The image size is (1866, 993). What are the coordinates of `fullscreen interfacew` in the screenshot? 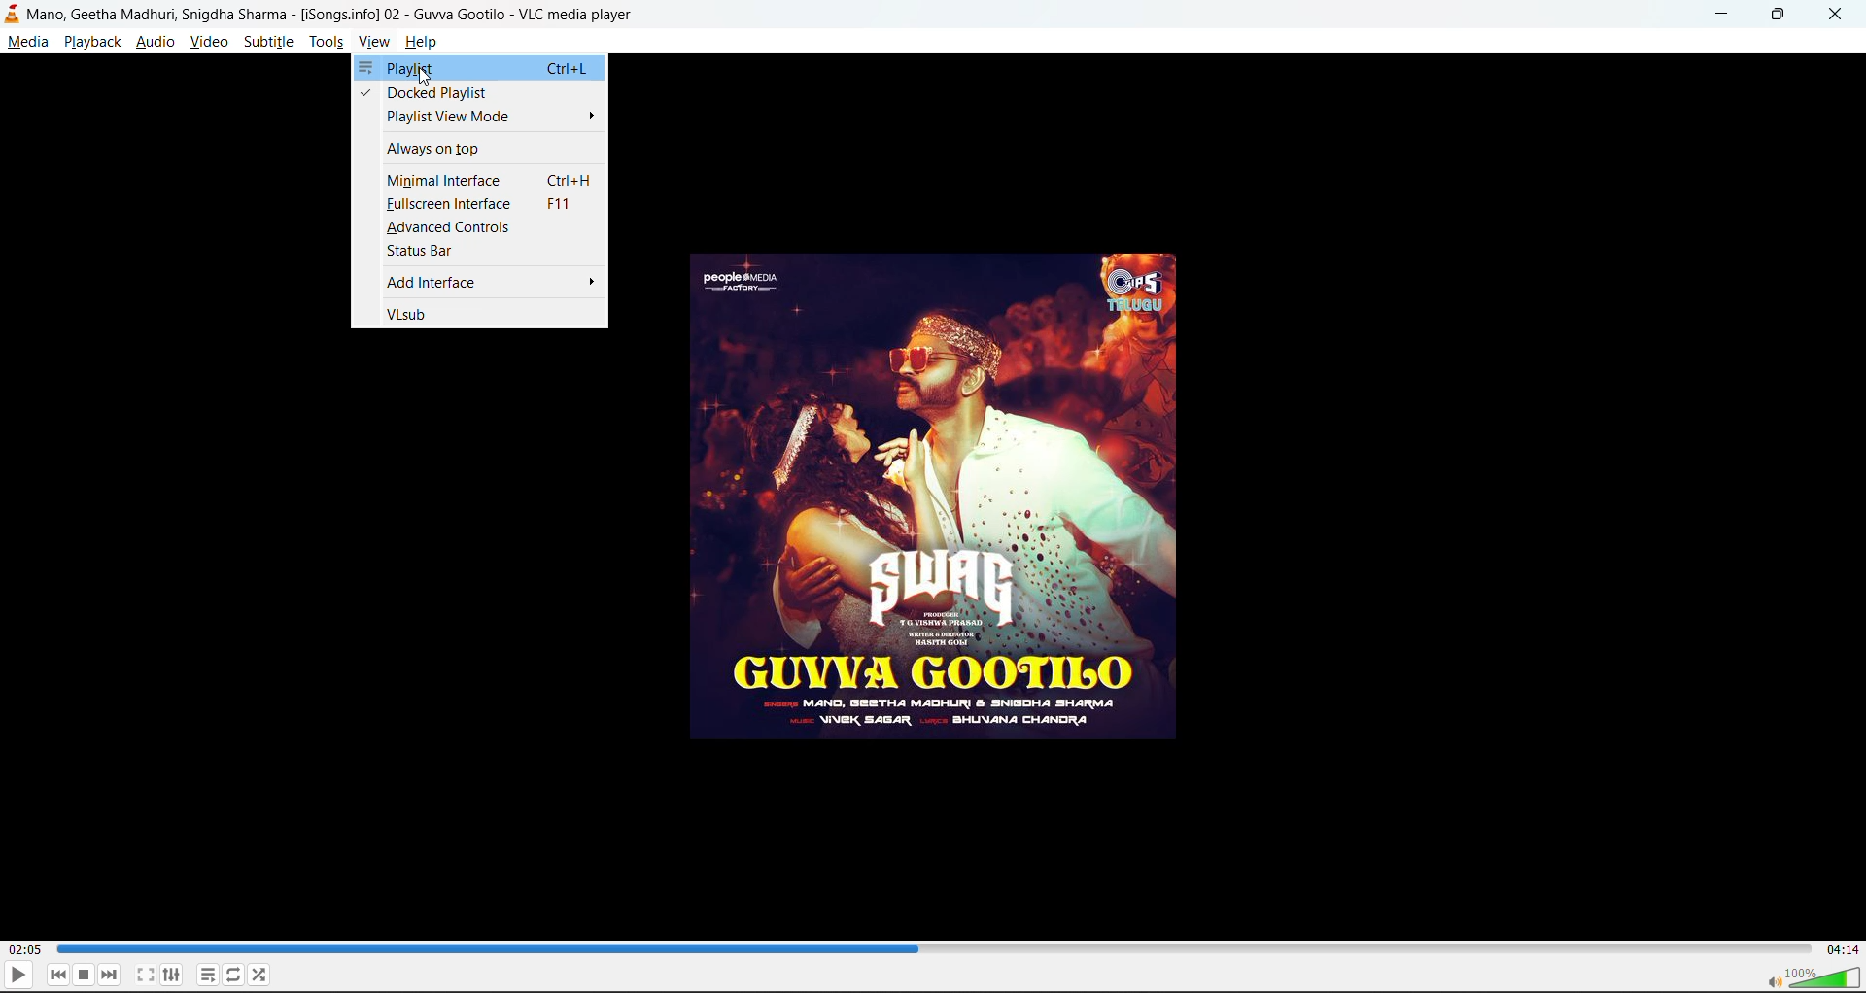 It's located at (483, 204).